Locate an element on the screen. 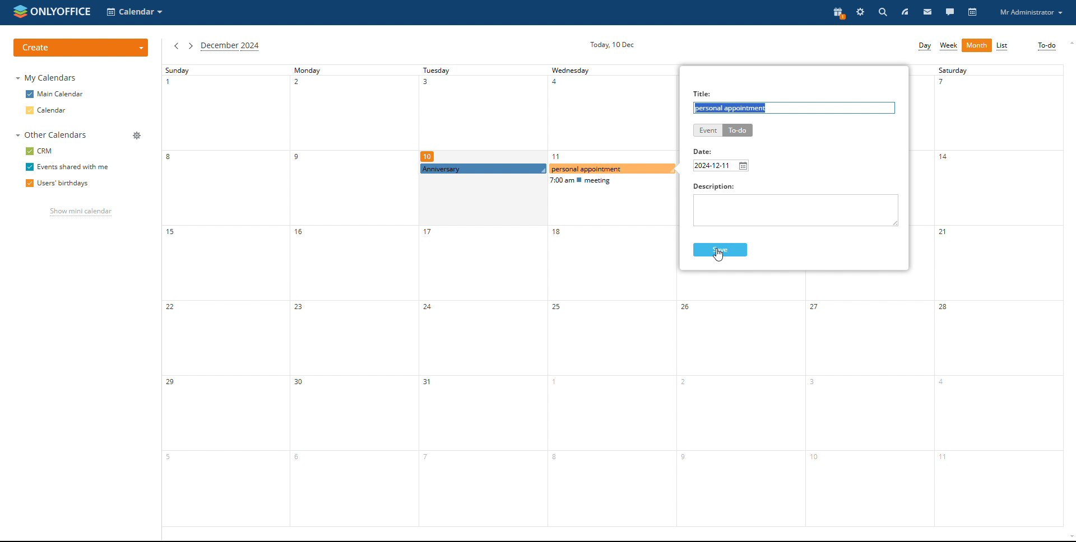  saturday is located at coordinates (999, 296).